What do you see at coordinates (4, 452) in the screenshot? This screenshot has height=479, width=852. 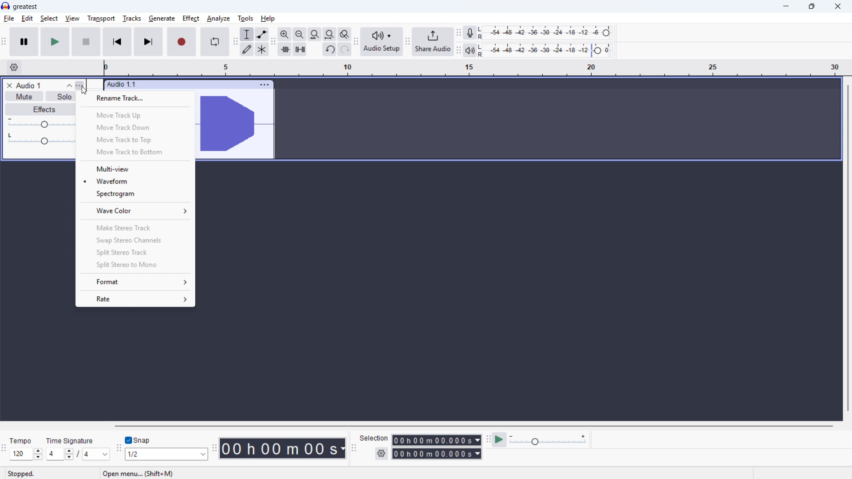 I see `Time signature toolbar ` at bounding box center [4, 452].